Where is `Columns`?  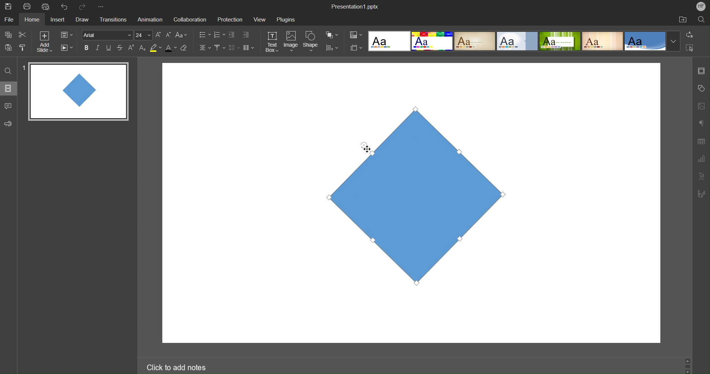 Columns is located at coordinates (249, 48).